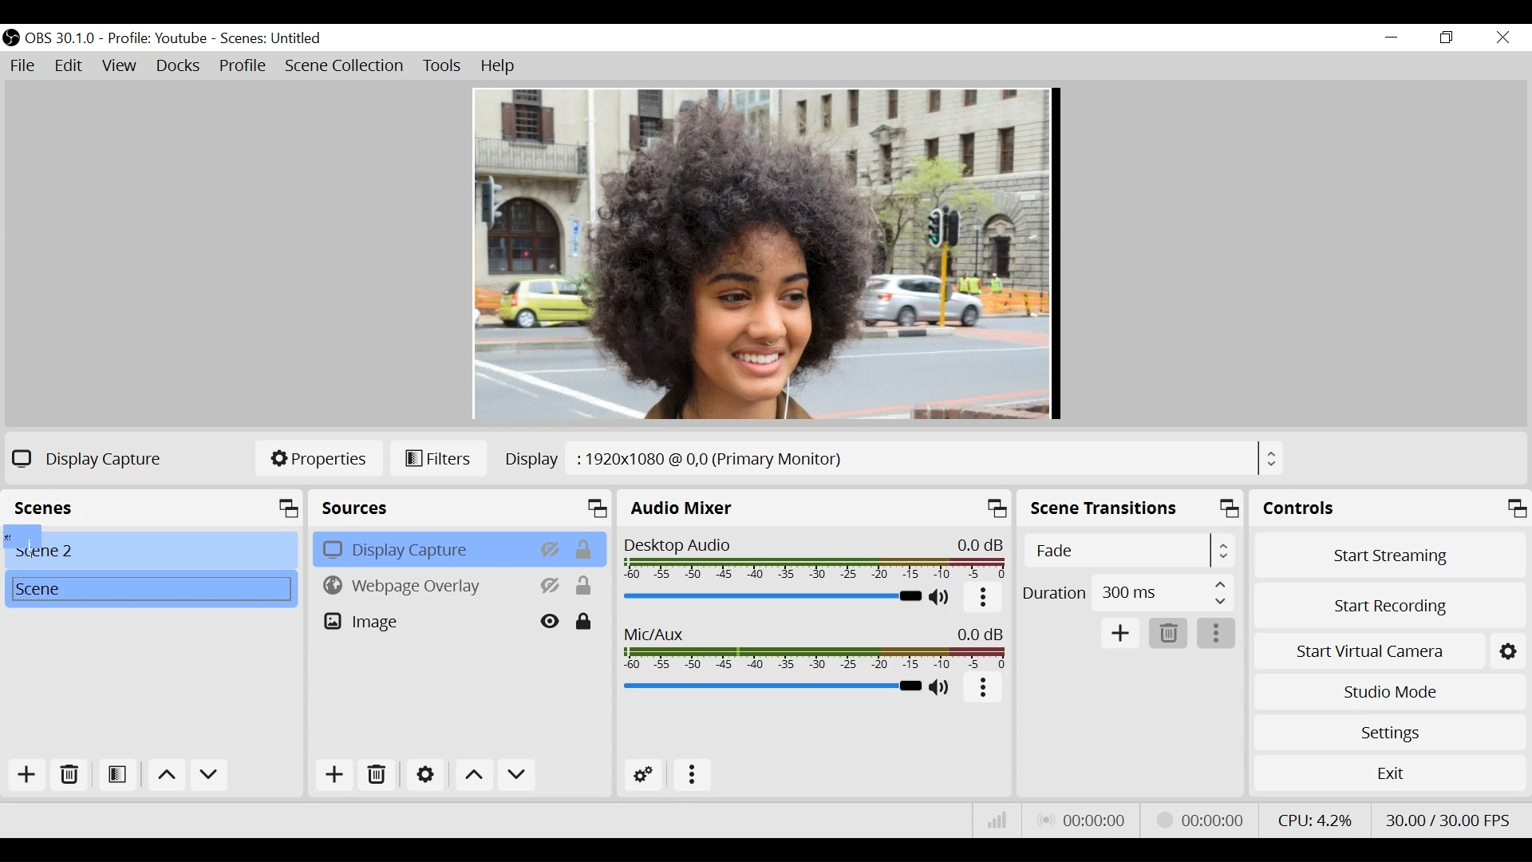  I want to click on Webpage Overlay, so click(423, 584).